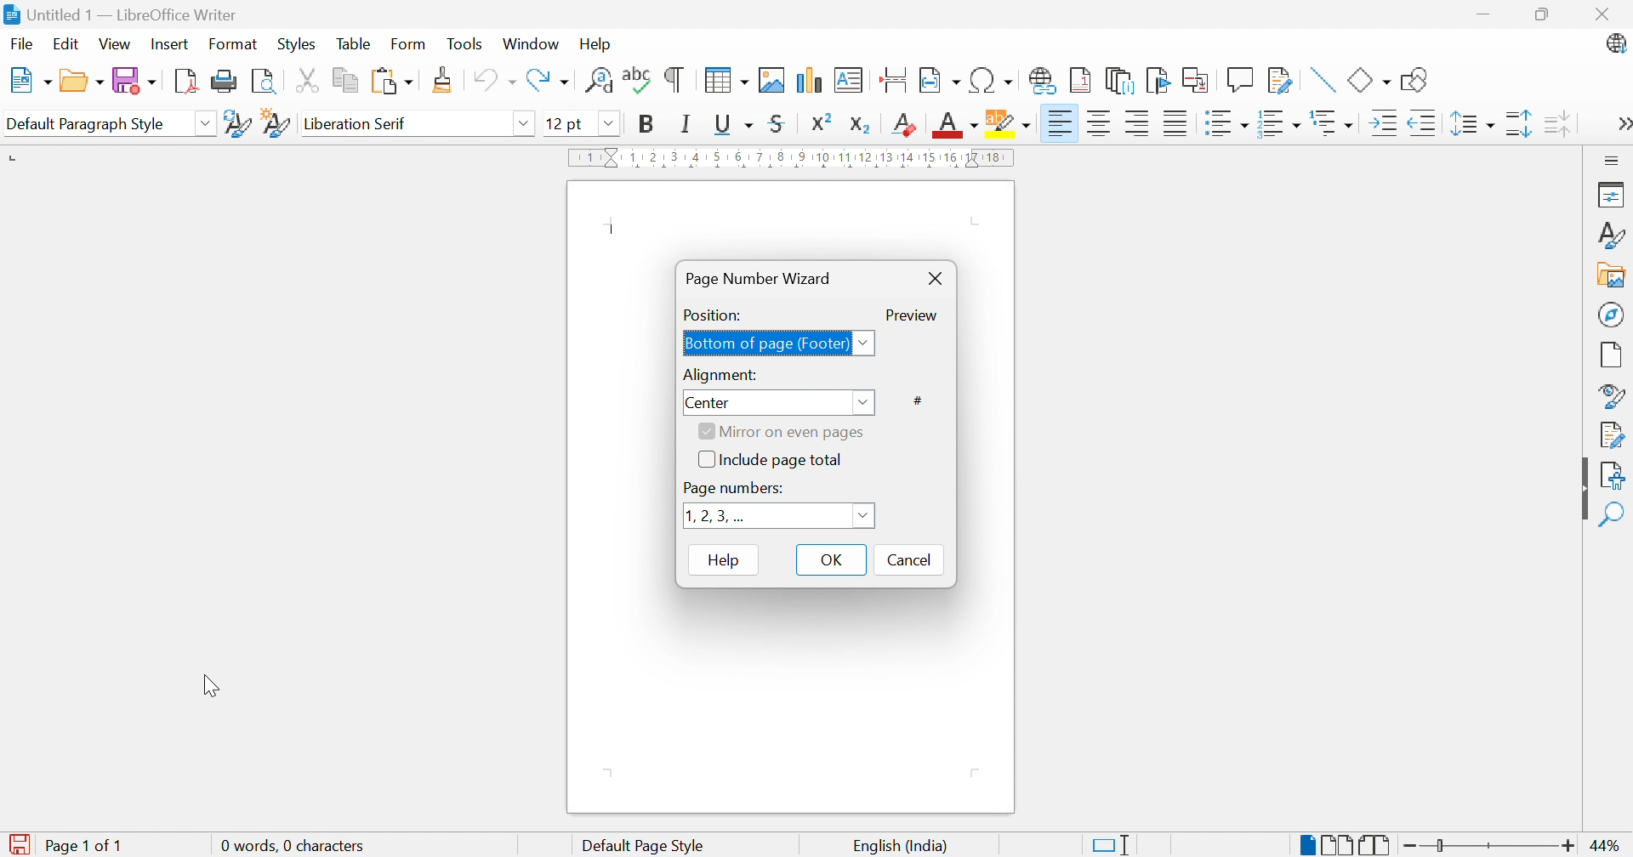 The height and width of the screenshot is (857, 1633). Describe the element at coordinates (1158, 81) in the screenshot. I see `Insert bookmark` at that location.